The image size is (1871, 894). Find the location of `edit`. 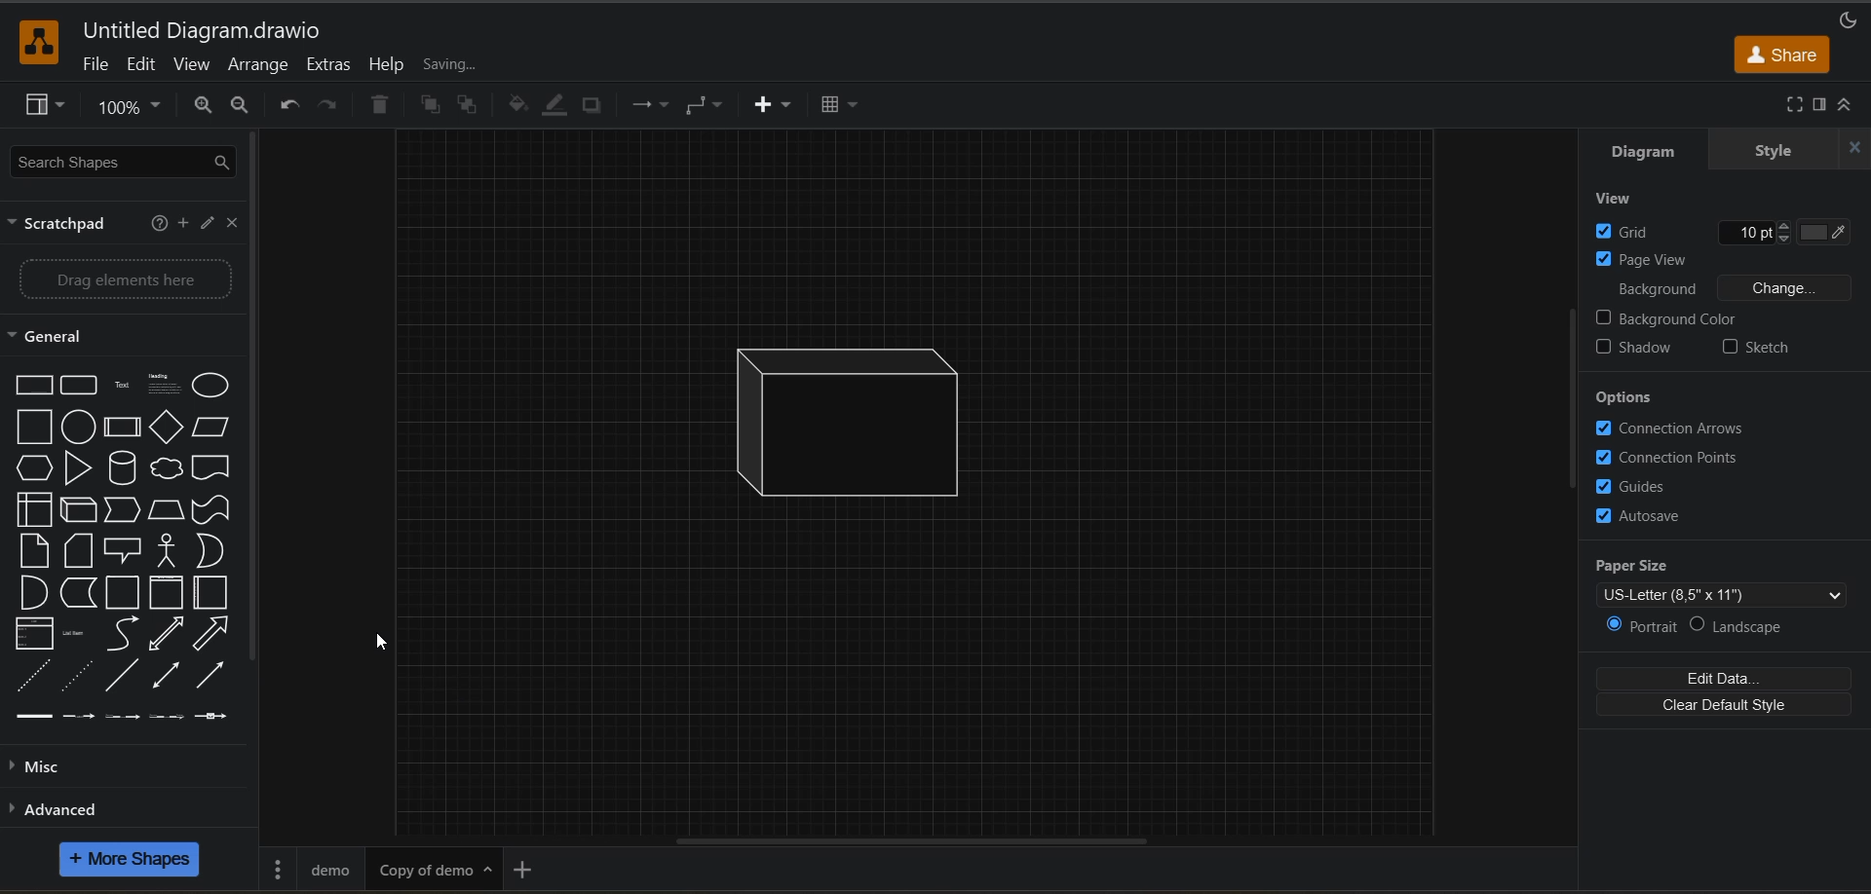

edit is located at coordinates (139, 64).